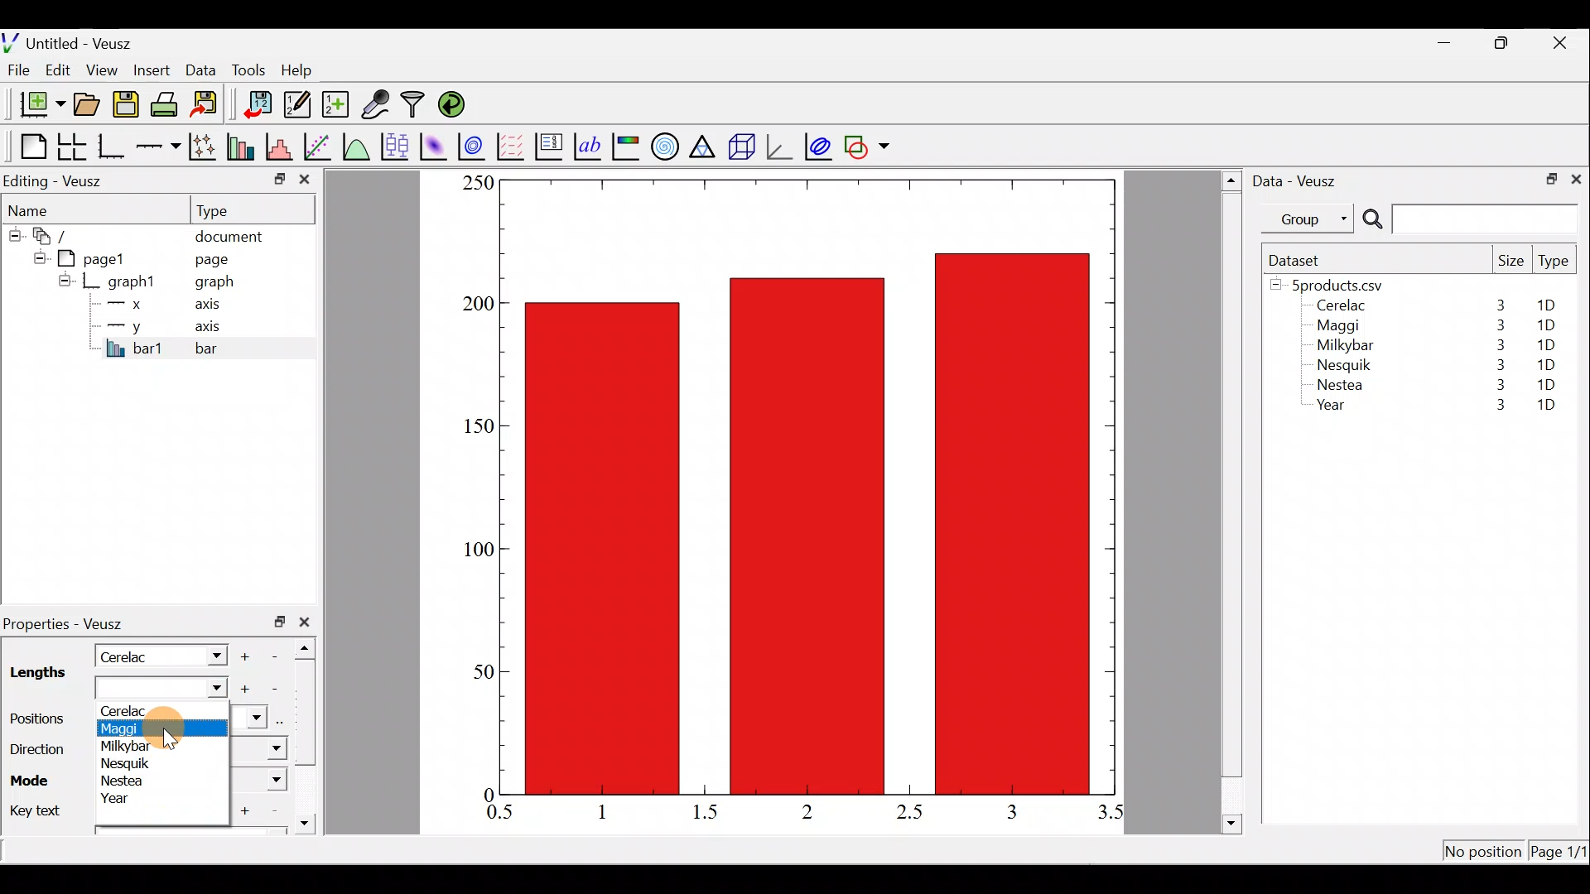  I want to click on Help, so click(306, 70).